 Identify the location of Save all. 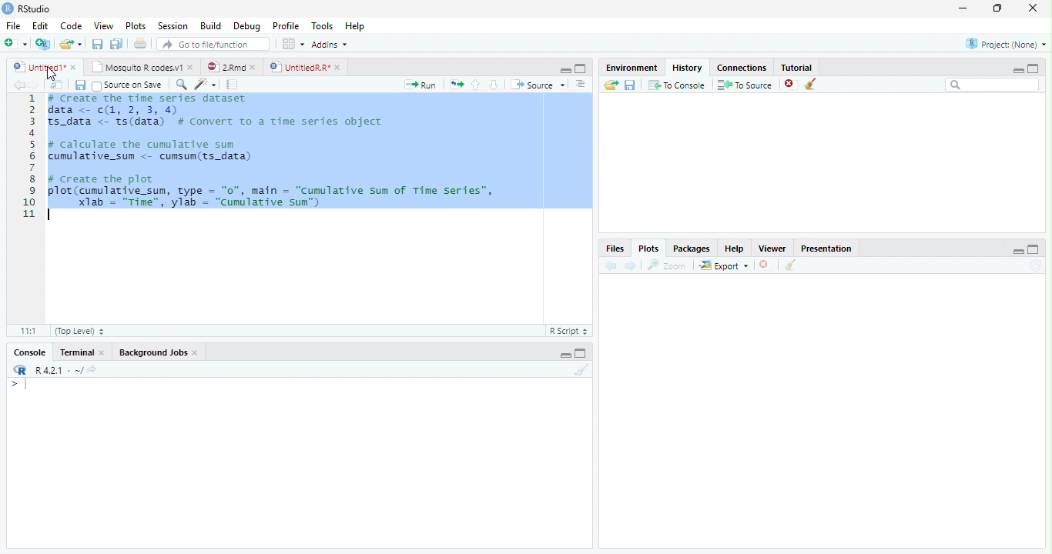
(116, 45).